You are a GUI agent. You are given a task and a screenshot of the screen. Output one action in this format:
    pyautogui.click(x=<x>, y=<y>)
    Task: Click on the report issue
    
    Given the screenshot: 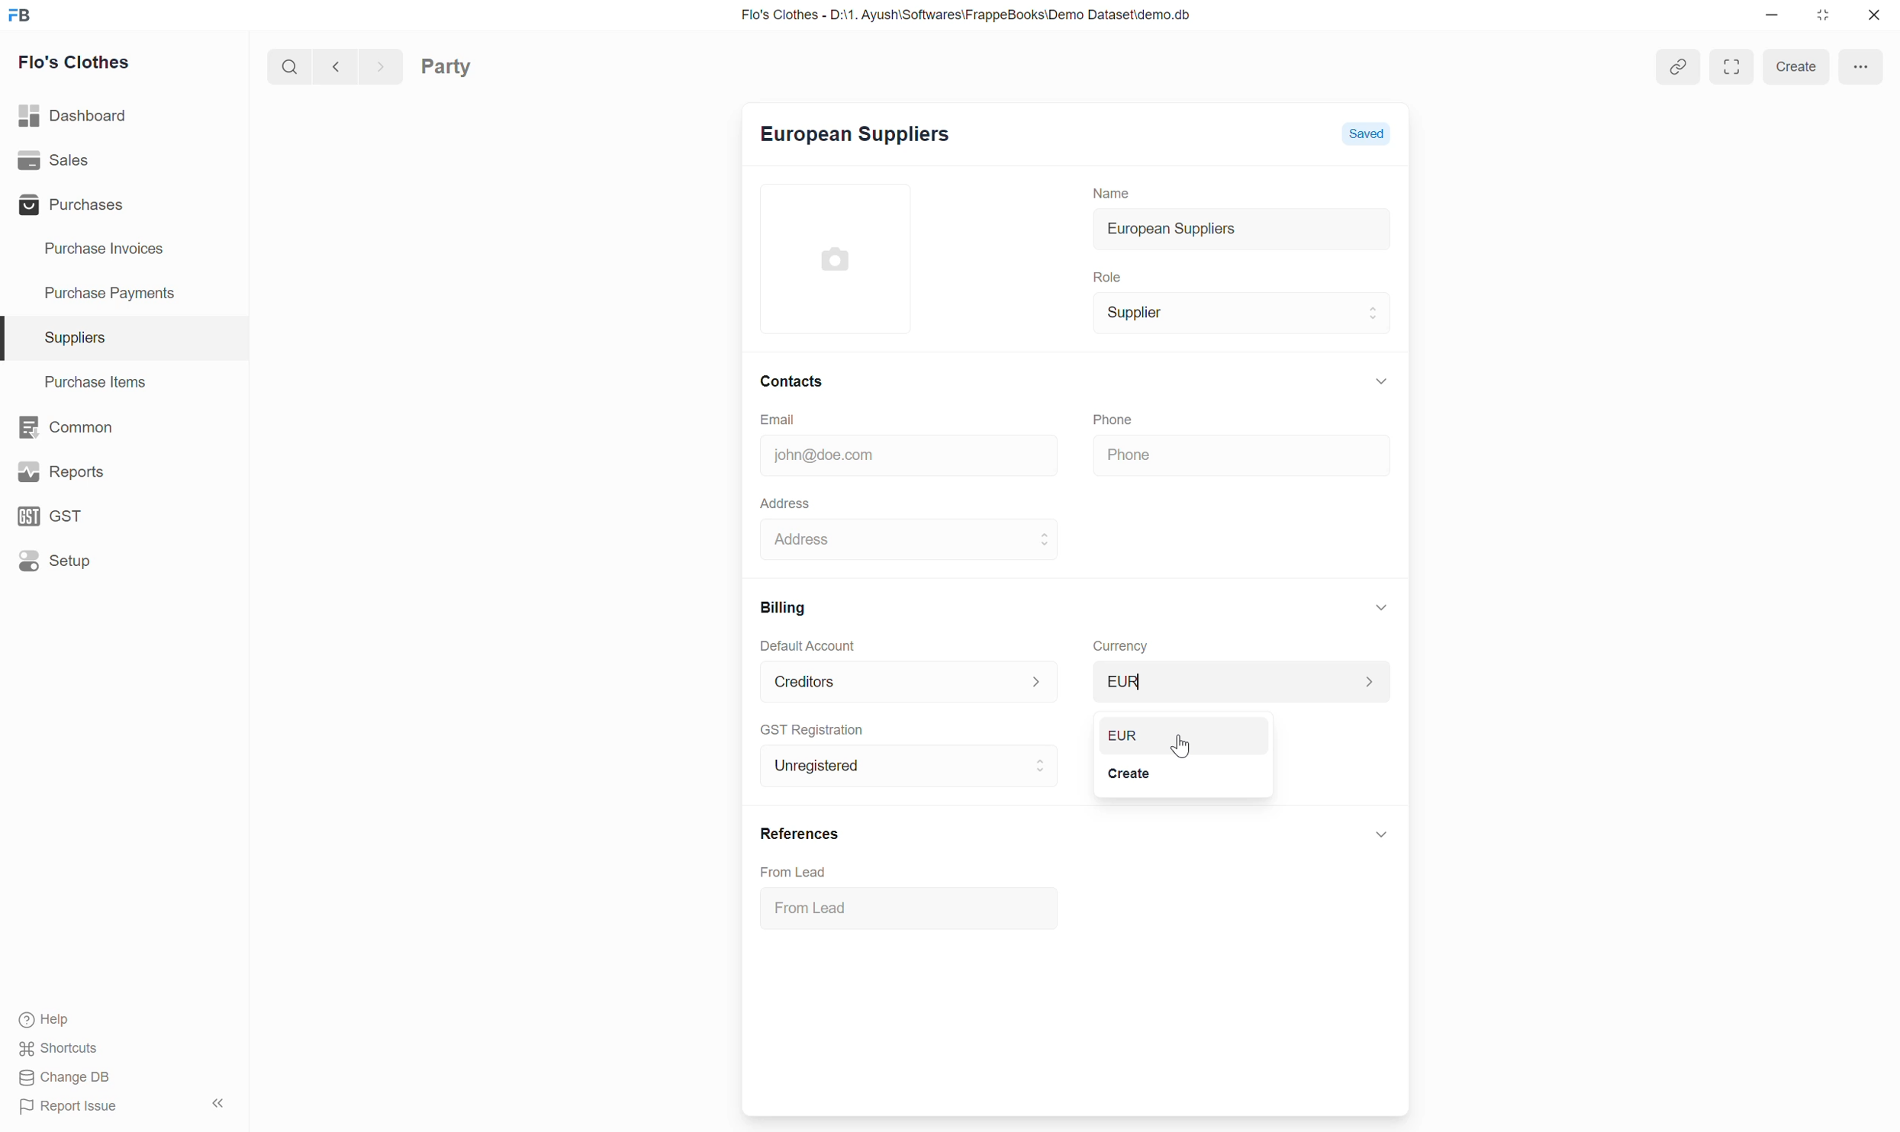 What is the action you would take?
    pyautogui.click(x=69, y=1107)
    